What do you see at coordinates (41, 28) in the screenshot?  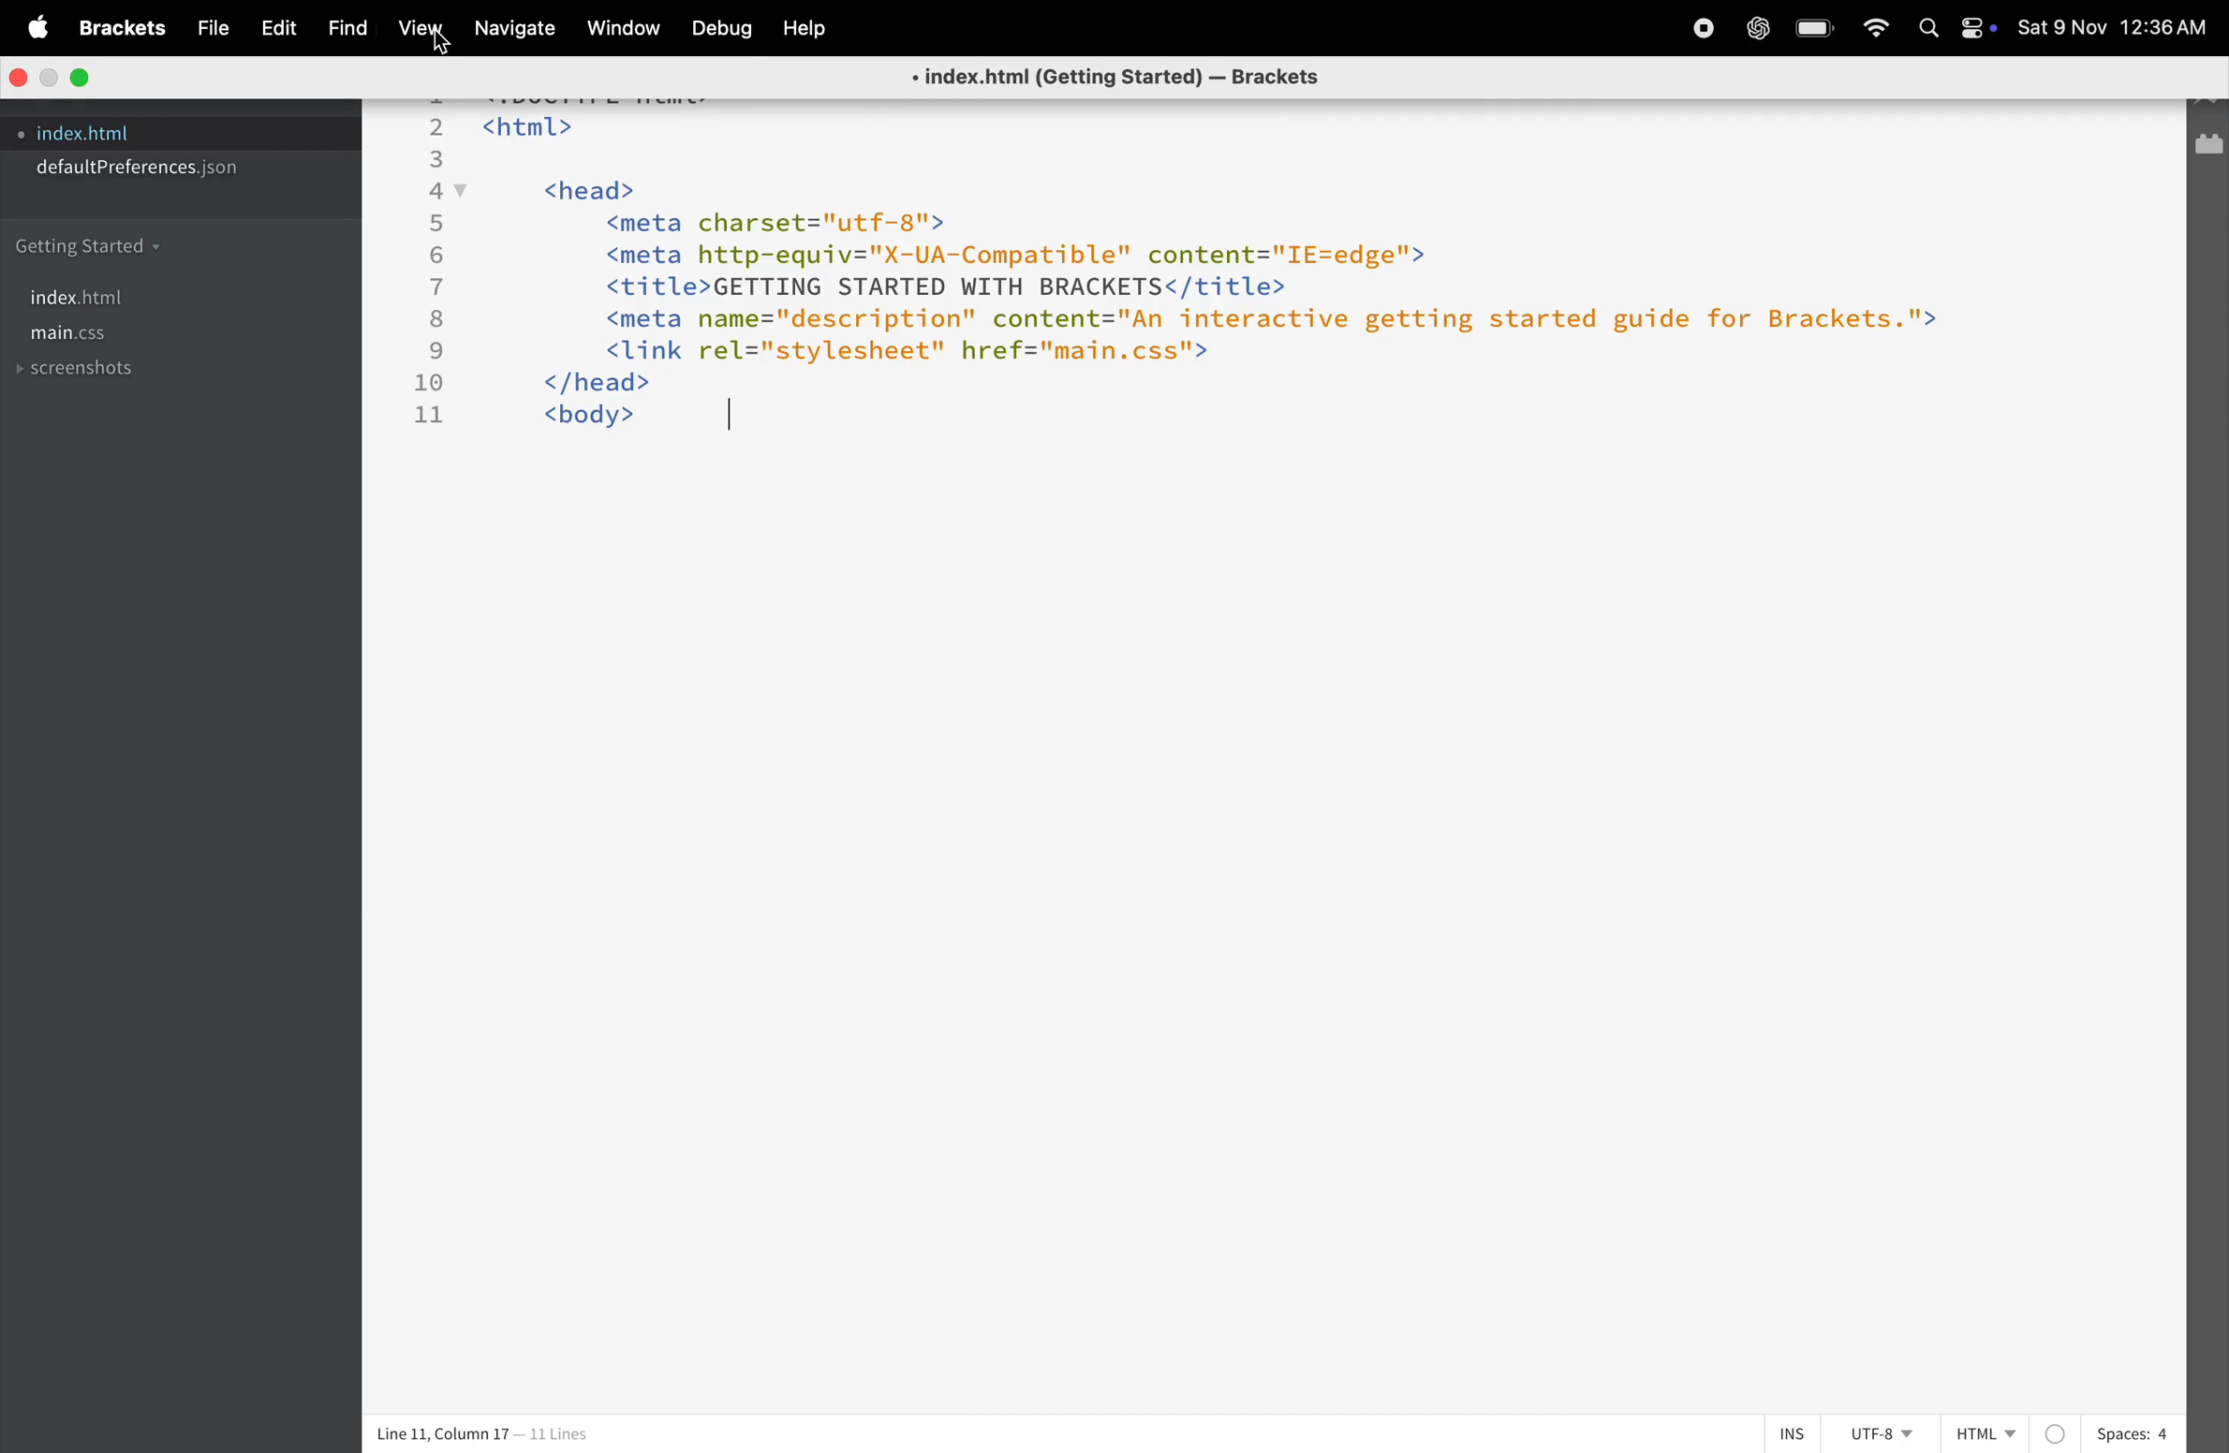 I see `apple menu` at bounding box center [41, 28].